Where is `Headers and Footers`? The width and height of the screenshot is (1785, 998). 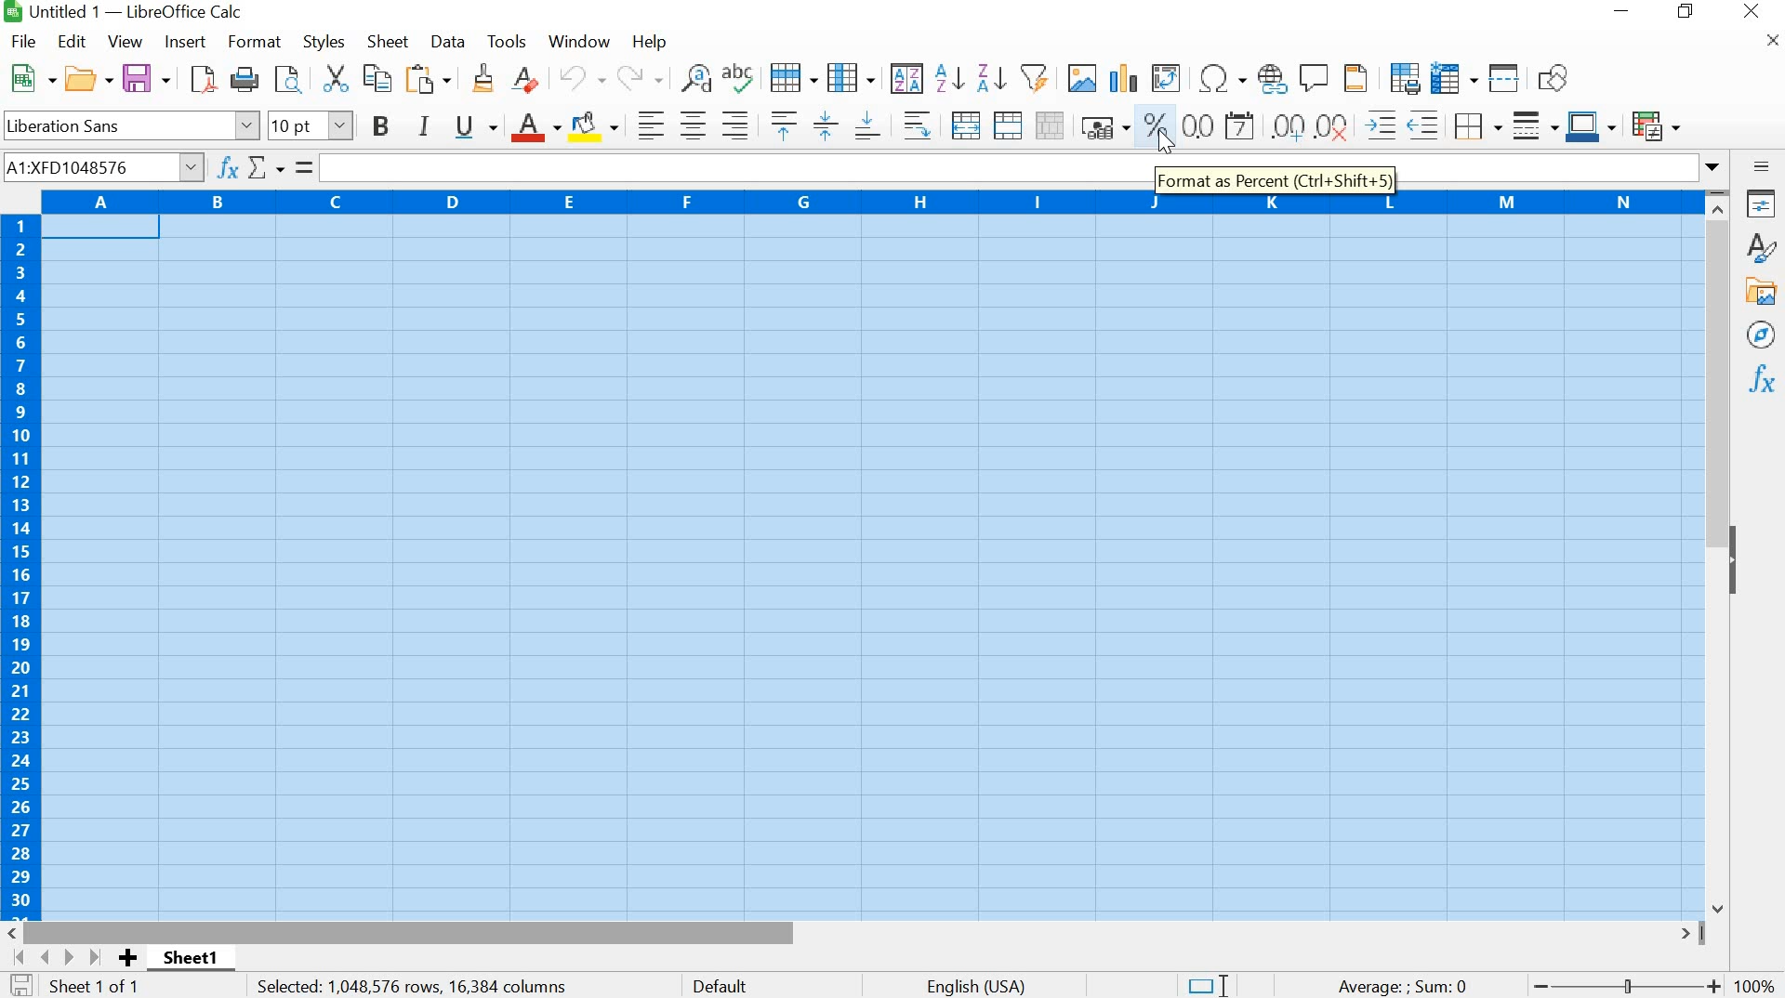
Headers and Footers is located at coordinates (1359, 78).